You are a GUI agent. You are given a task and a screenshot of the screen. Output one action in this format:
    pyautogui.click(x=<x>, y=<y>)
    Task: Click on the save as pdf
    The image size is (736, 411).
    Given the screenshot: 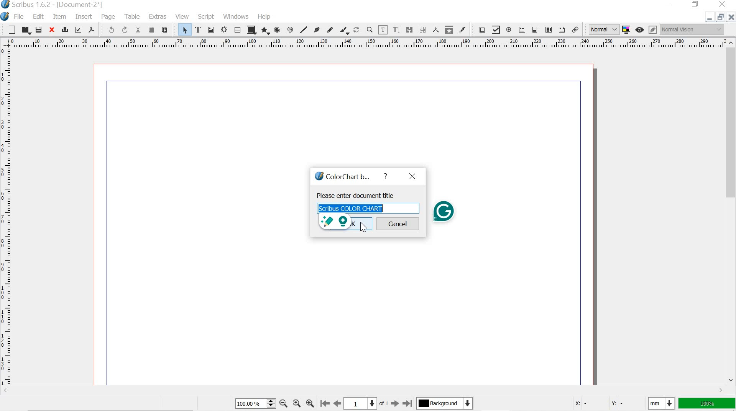 What is the action you would take?
    pyautogui.click(x=92, y=30)
    